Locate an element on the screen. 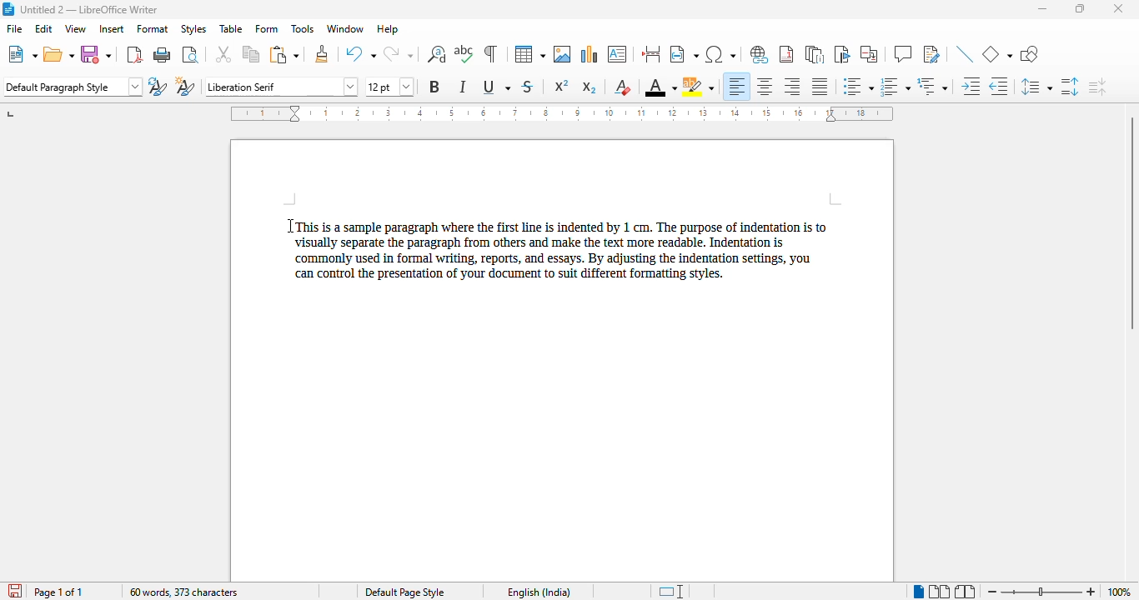 Image resolution: width=1139 pixels, height=600 pixels. clone formatting is located at coordinates (323, 54).